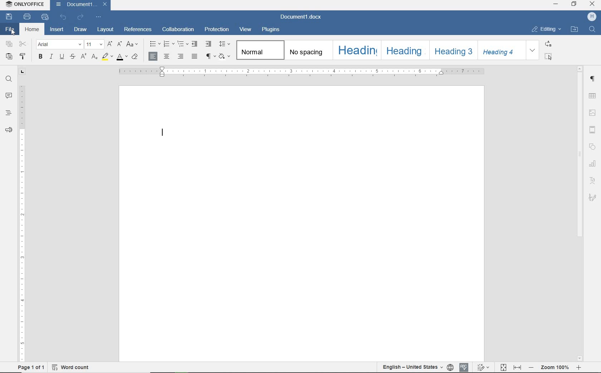  I want to click on heading 3, so click(453, 50).